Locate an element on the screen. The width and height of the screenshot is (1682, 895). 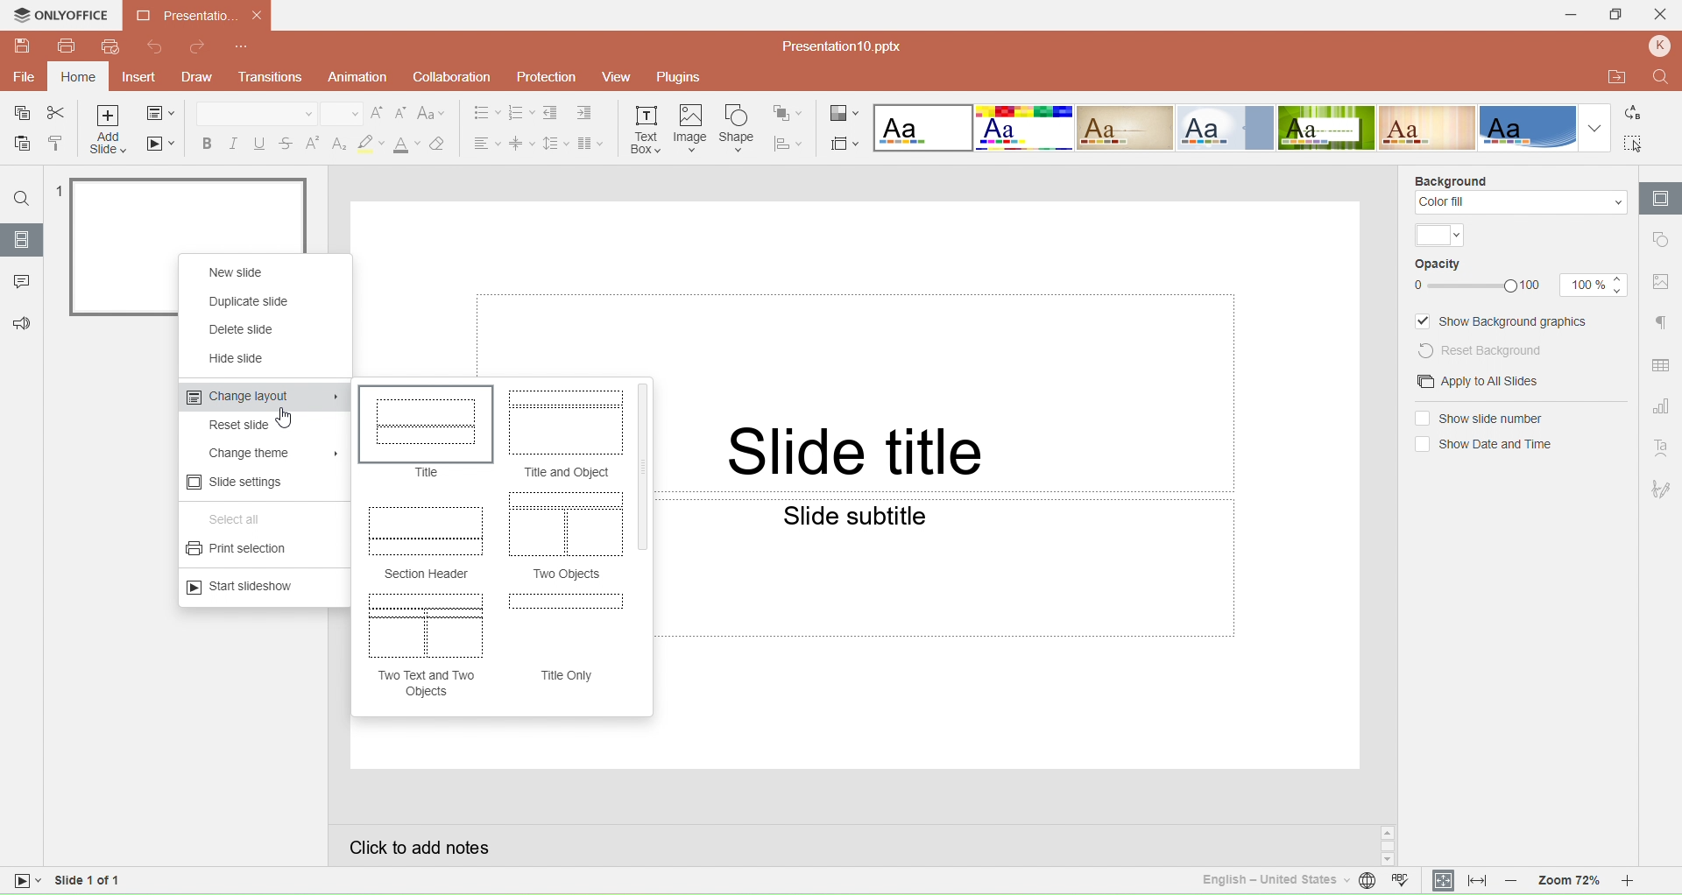
Title Only is located at coordinates (569, 675).